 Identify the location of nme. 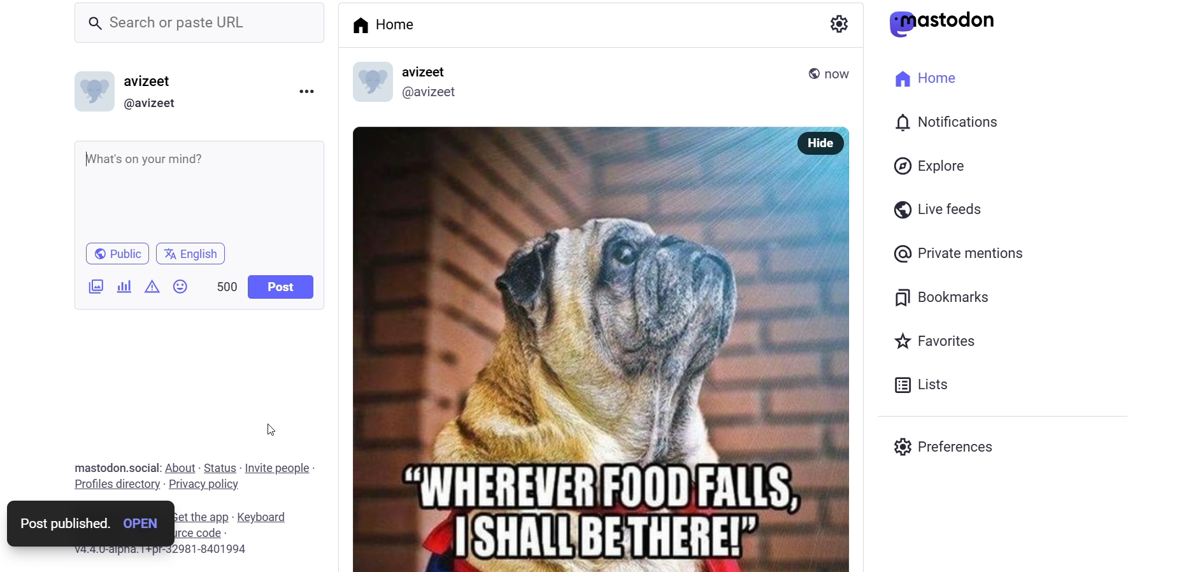
(153, 81).